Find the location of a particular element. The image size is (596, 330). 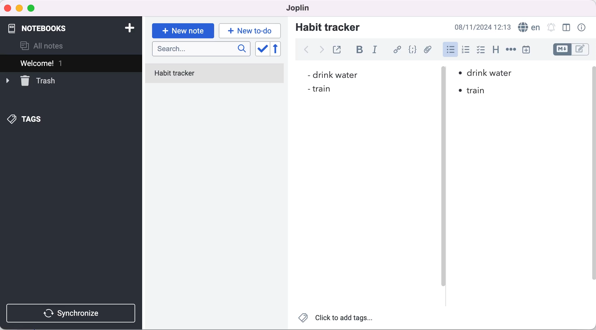

trash is located at coordinates (31, 80).